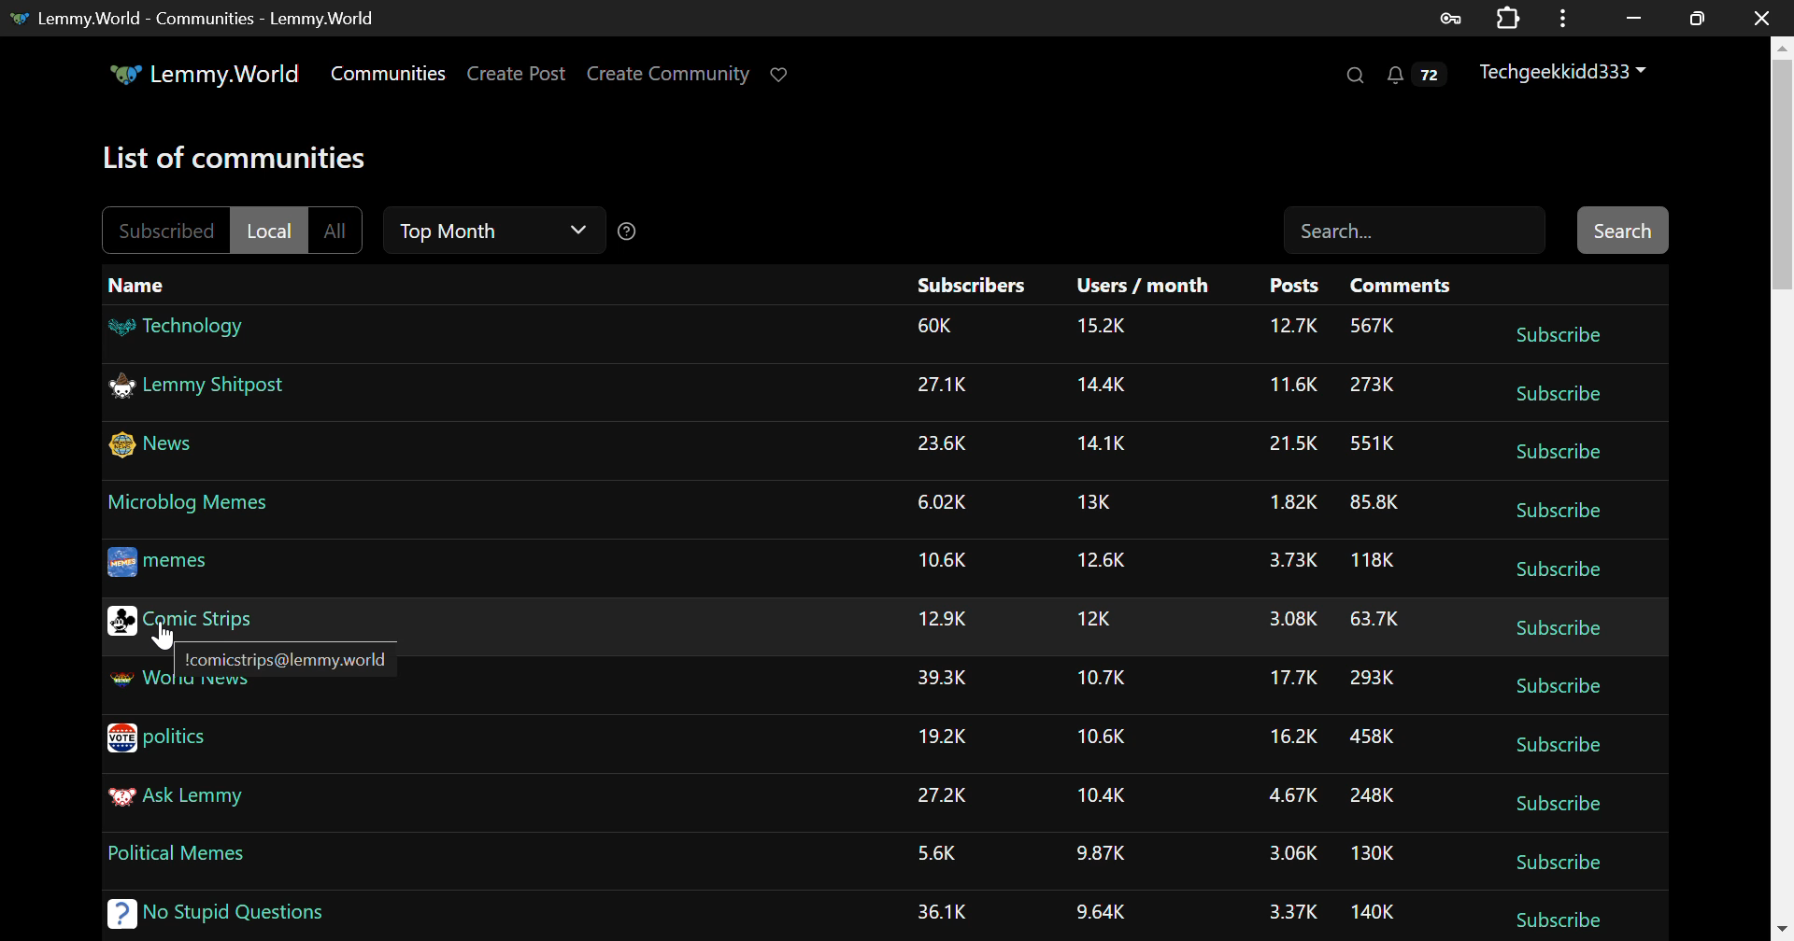 The height and width of the screenshot is (941, 1794). Describe the element at coordinates (1372, 558) in the screenshot. I see `Amount` at that location.